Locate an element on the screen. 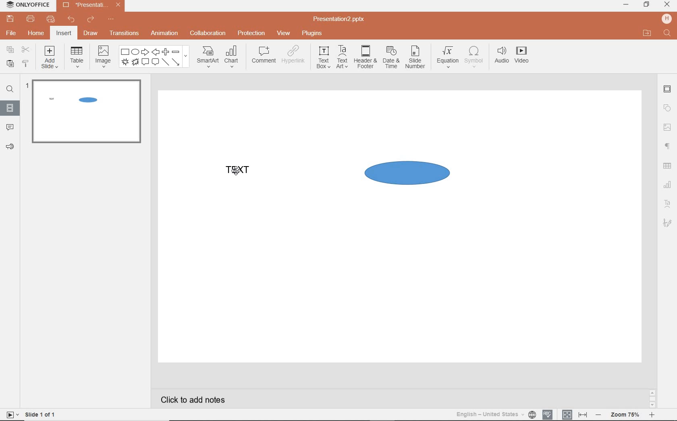  animation is located at coordinates (164, 34).